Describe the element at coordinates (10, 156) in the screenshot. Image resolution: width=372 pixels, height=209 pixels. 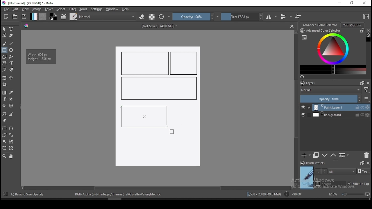
I see `pan tool` at that location.